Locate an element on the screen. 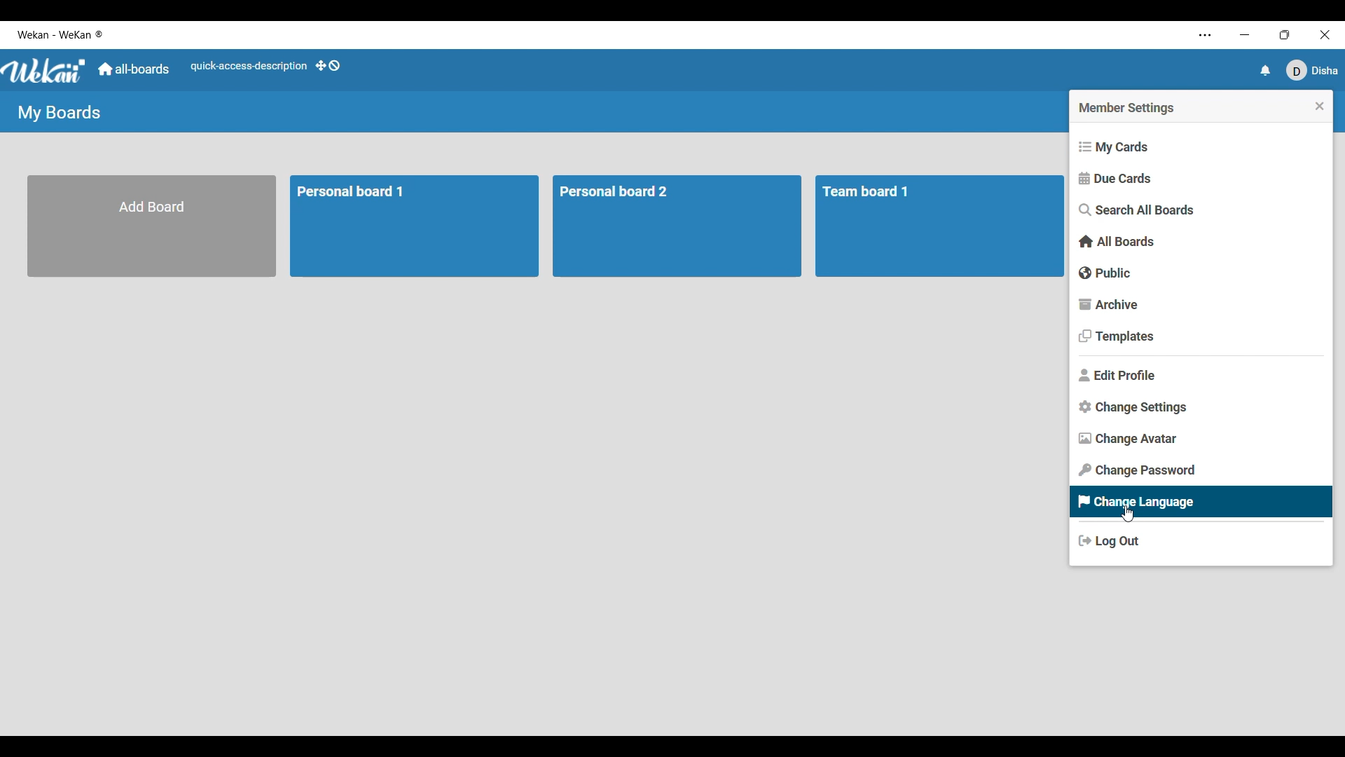 The image size is (1345, 757). Due cards is located at coordinates (1199, 178).